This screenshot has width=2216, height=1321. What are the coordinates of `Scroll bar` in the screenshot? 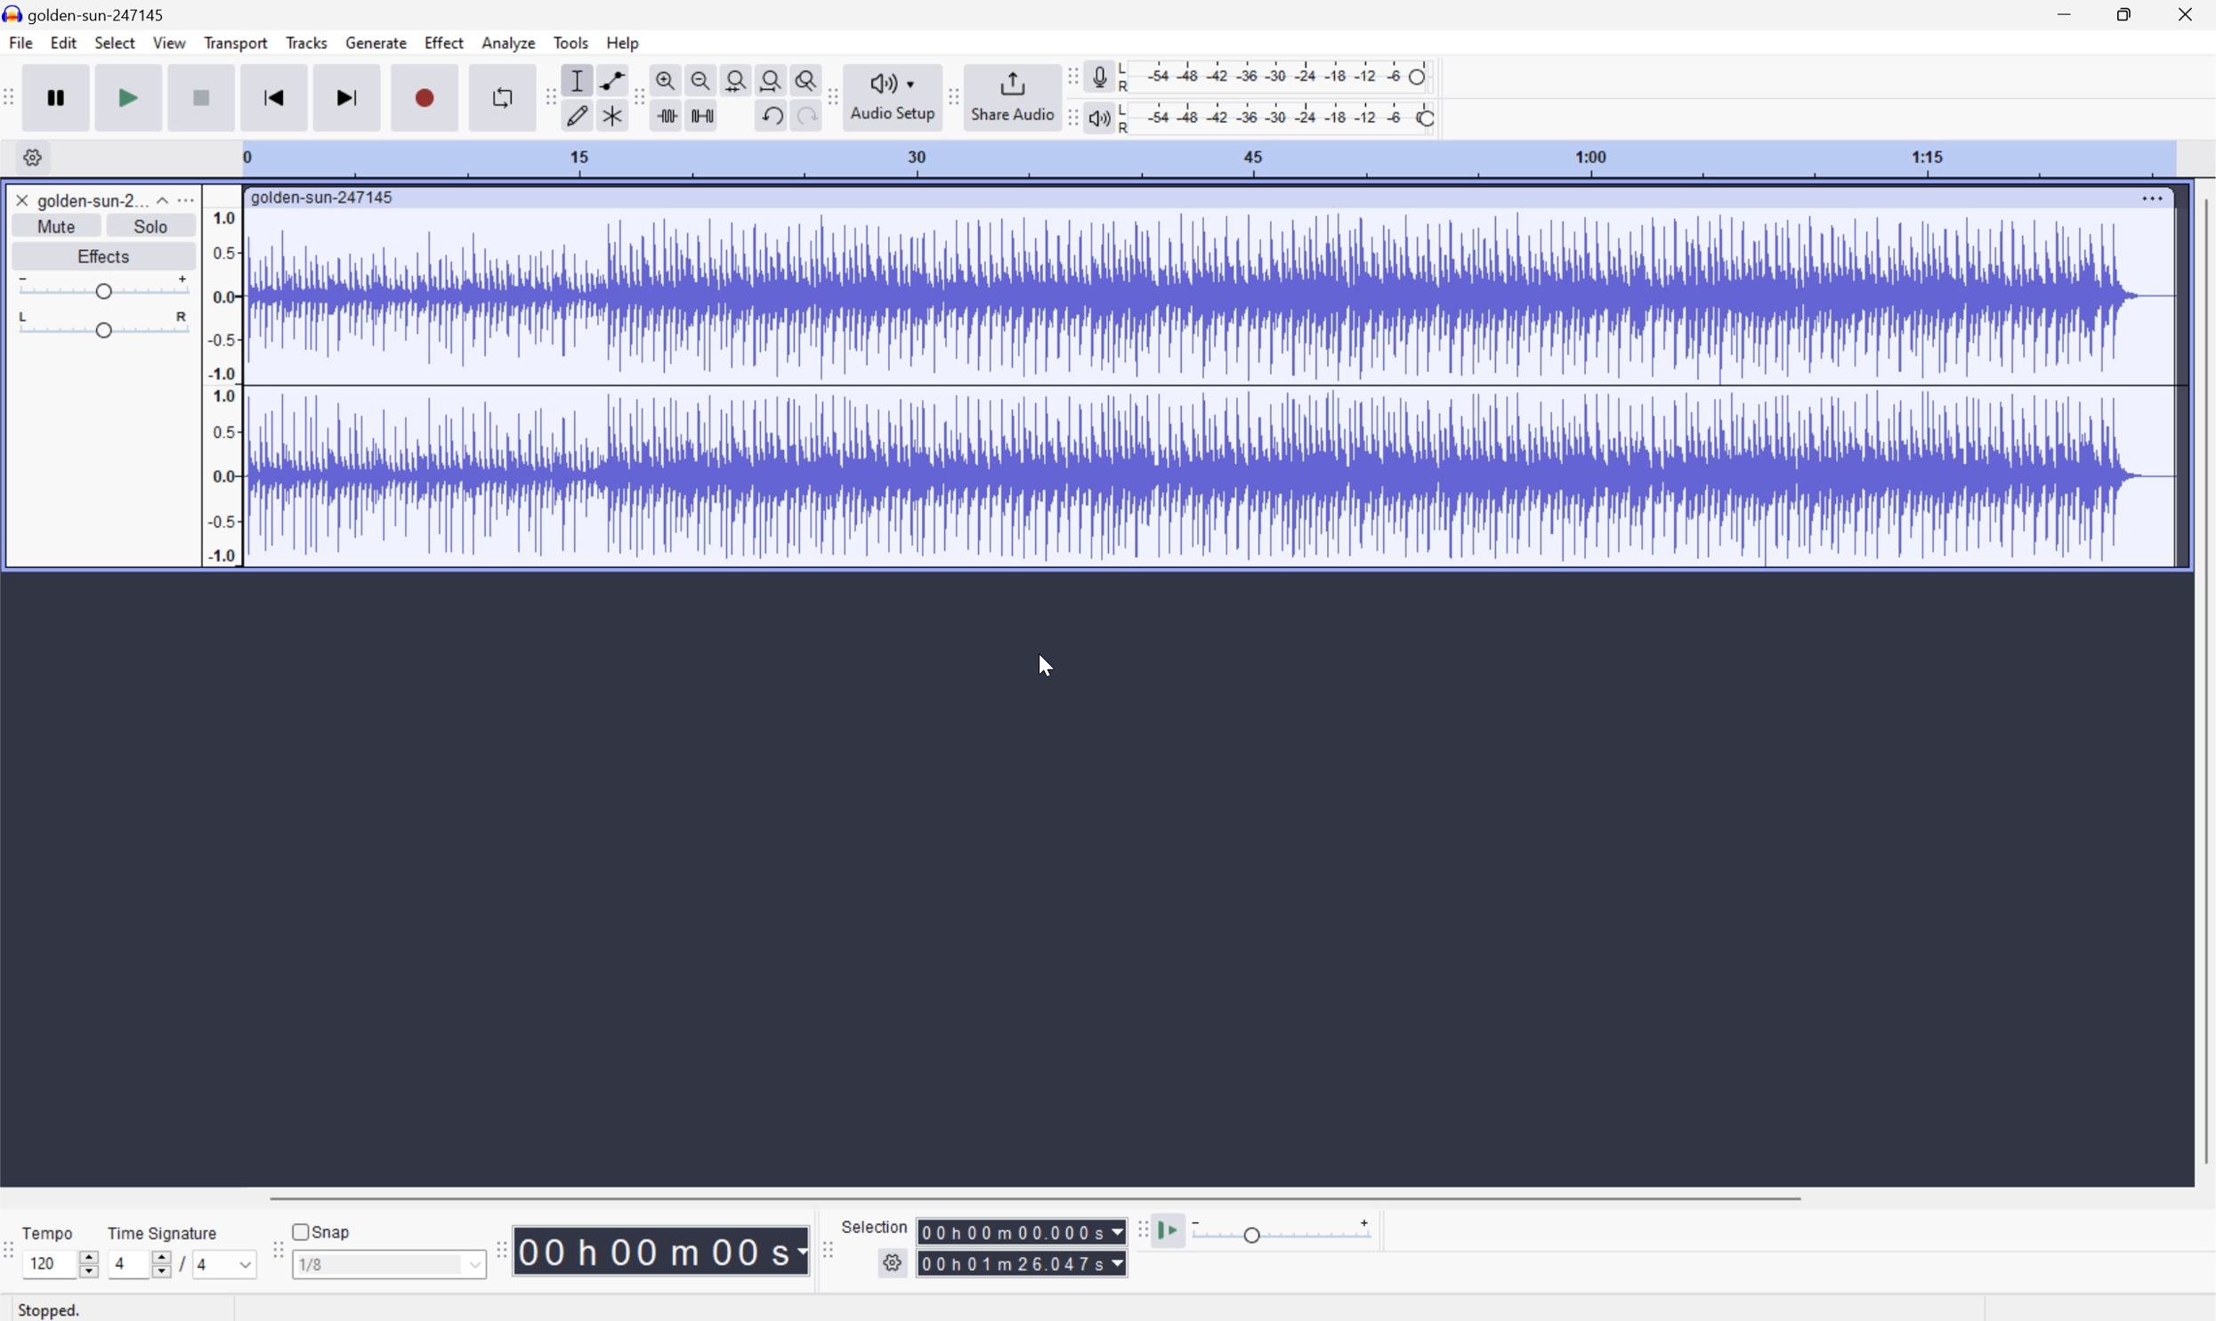 It's located at (1045, 1195).